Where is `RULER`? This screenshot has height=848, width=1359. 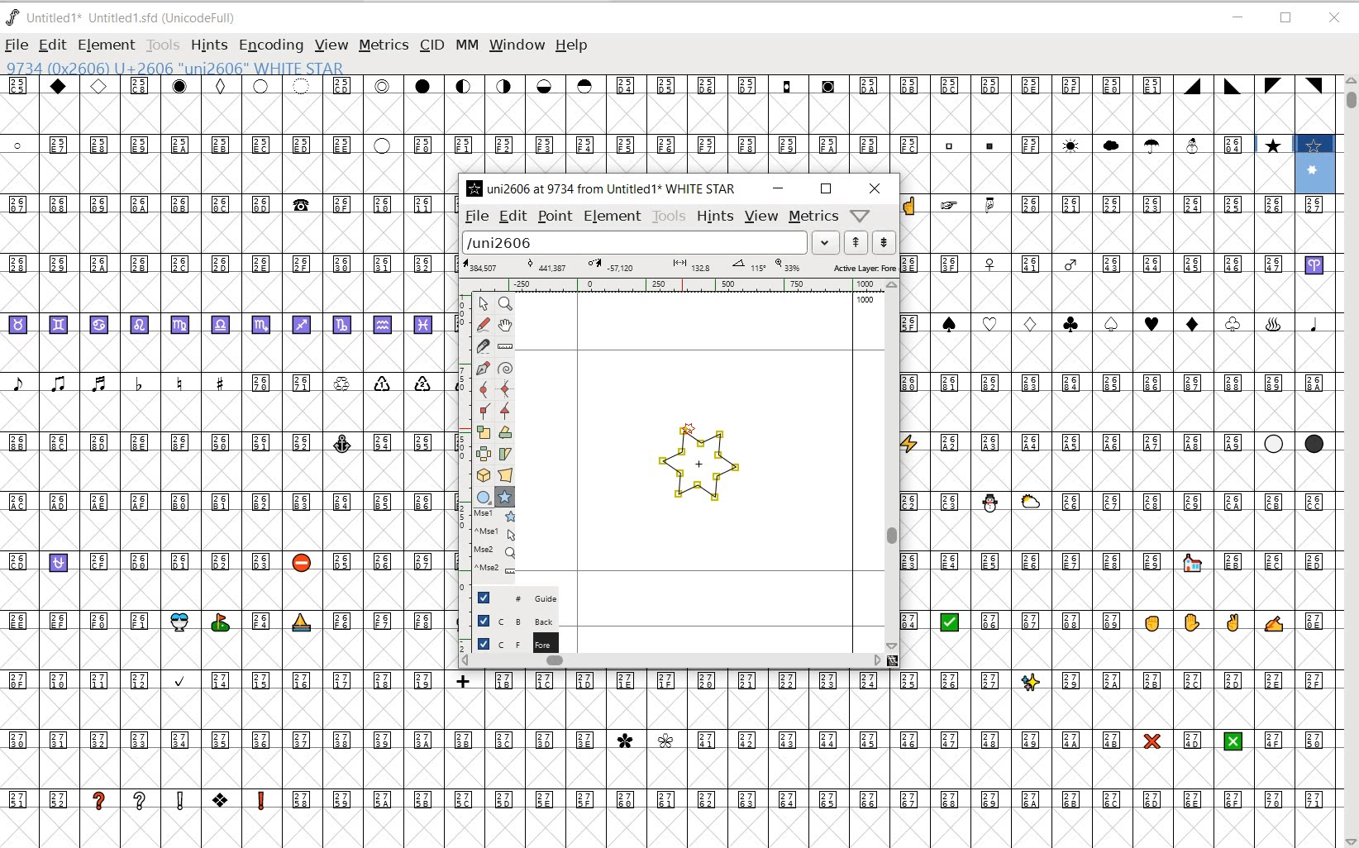
RULER is located at coordinates (675, 284).